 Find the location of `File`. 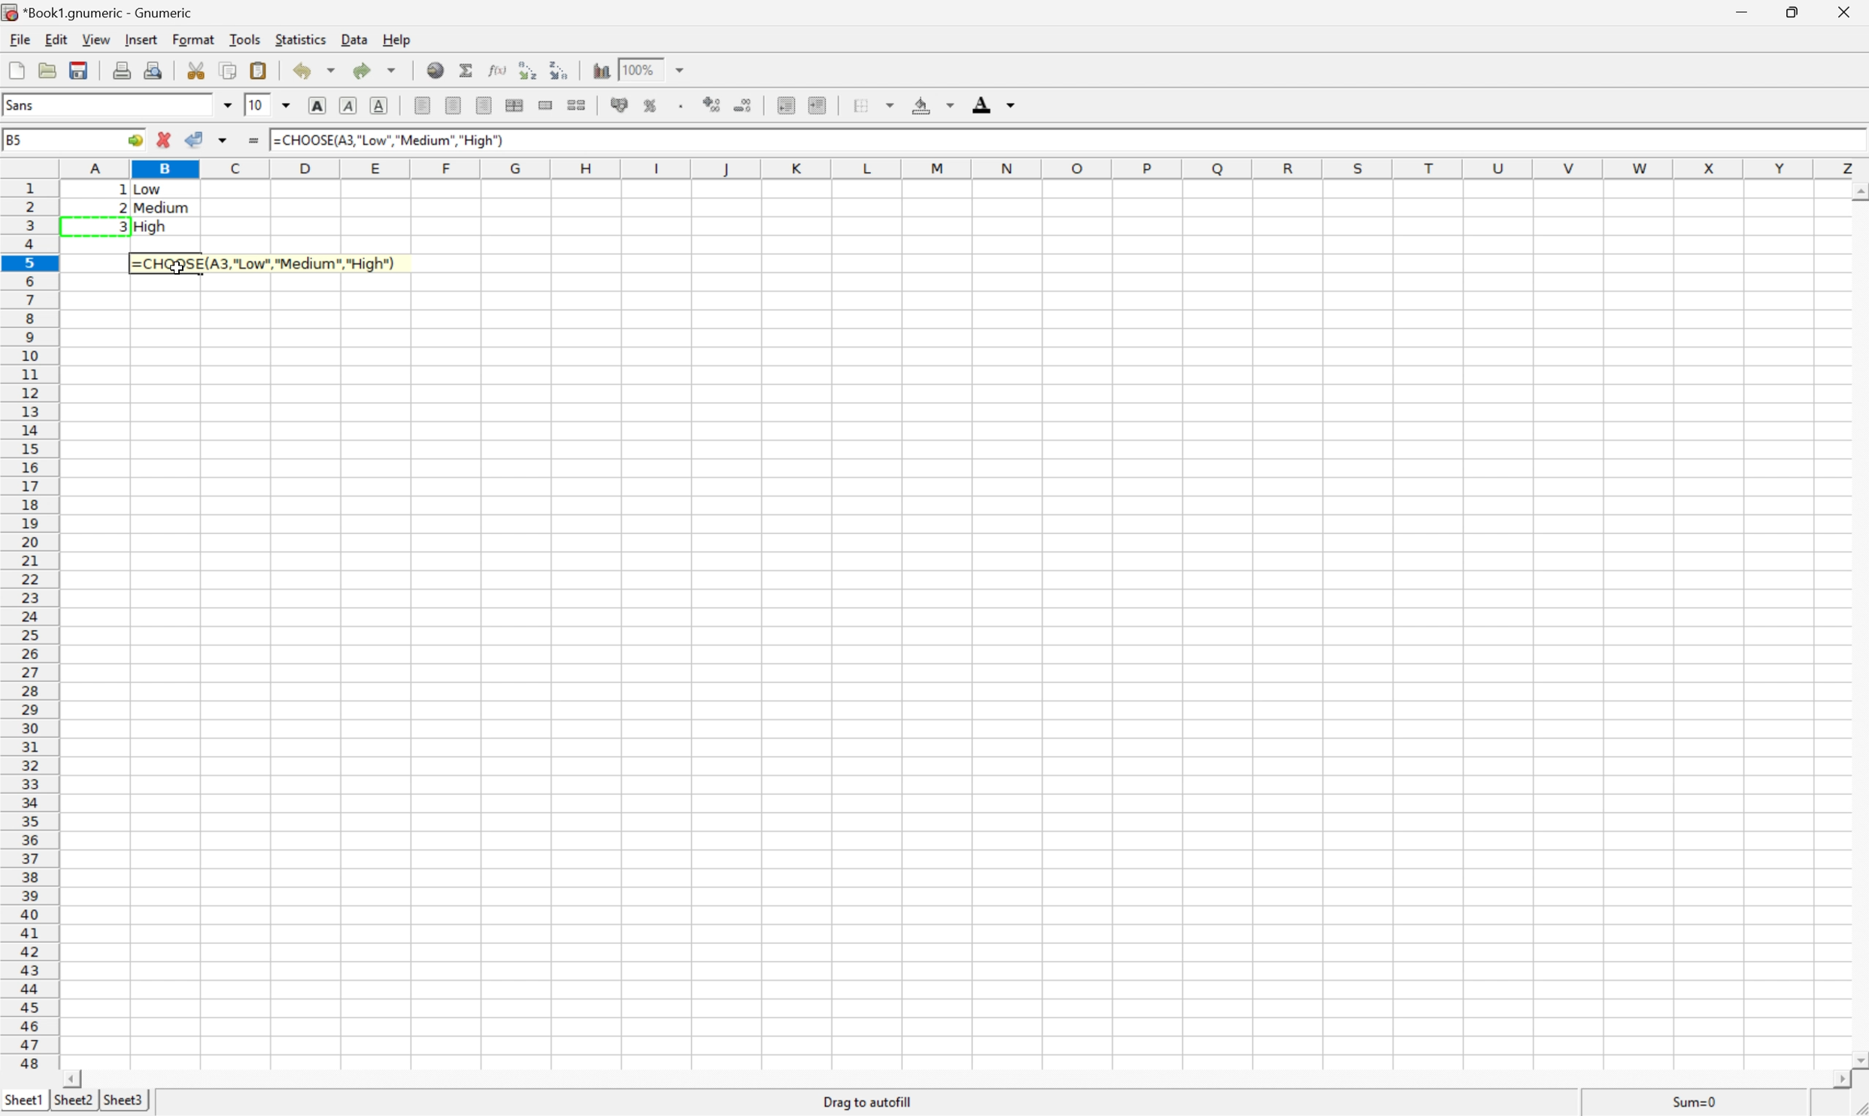

File is located at coordinates (19, 40).